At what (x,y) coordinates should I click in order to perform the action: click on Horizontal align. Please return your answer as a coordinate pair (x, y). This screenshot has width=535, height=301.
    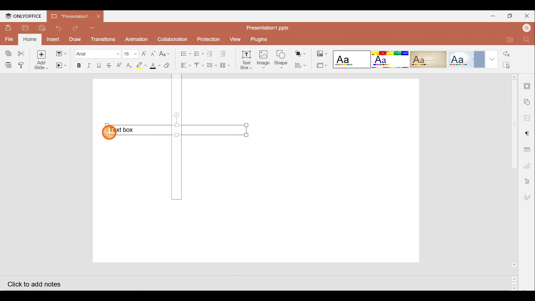
    Looking at the image, I should click on (185, 65).